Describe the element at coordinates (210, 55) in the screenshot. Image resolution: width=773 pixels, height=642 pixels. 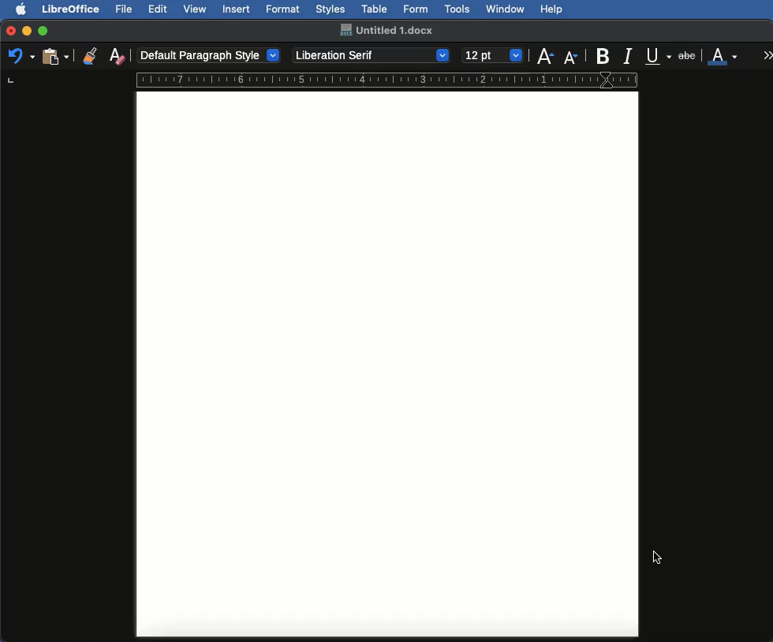
I see `Paragraph style` at that location.